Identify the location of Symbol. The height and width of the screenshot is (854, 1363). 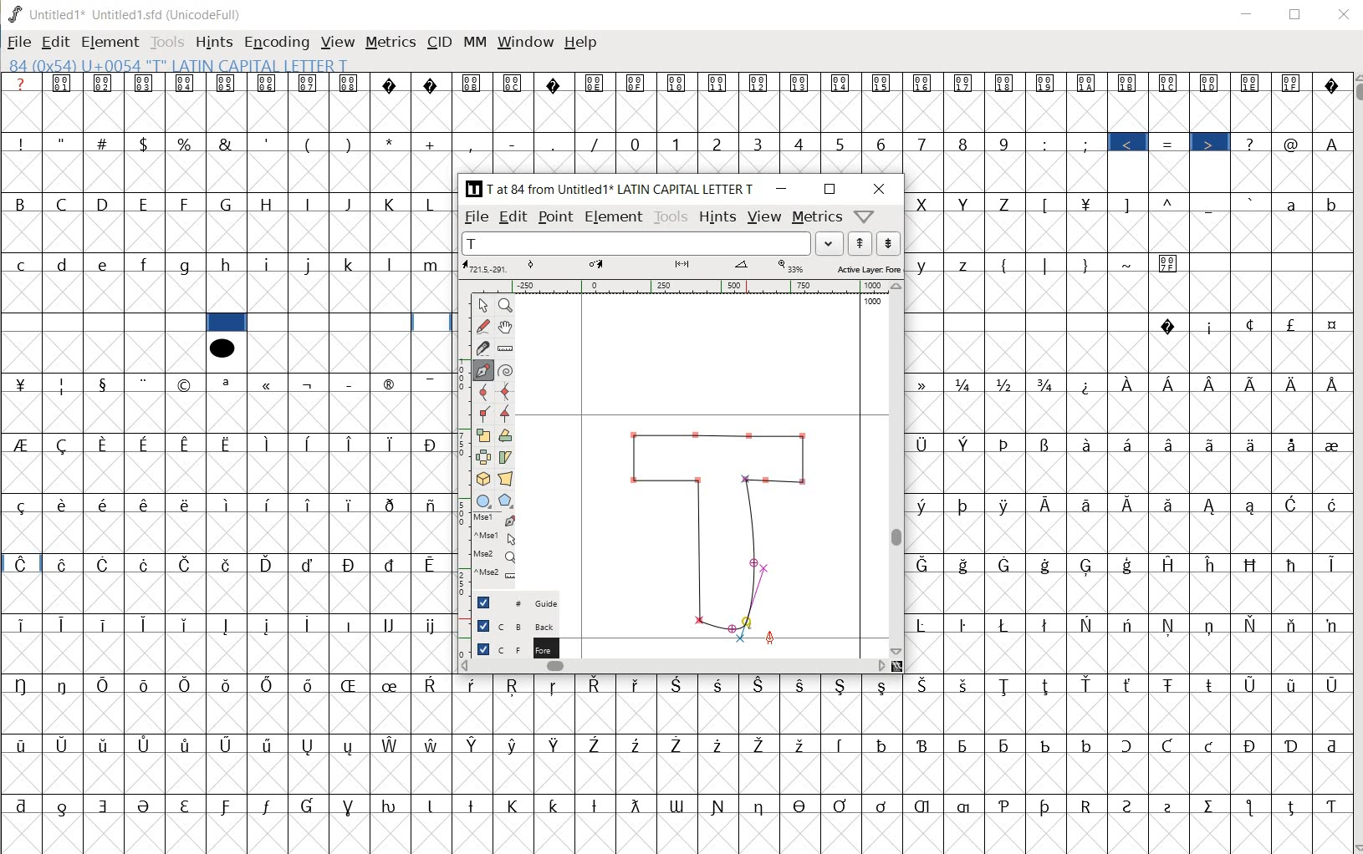
(105, 806).